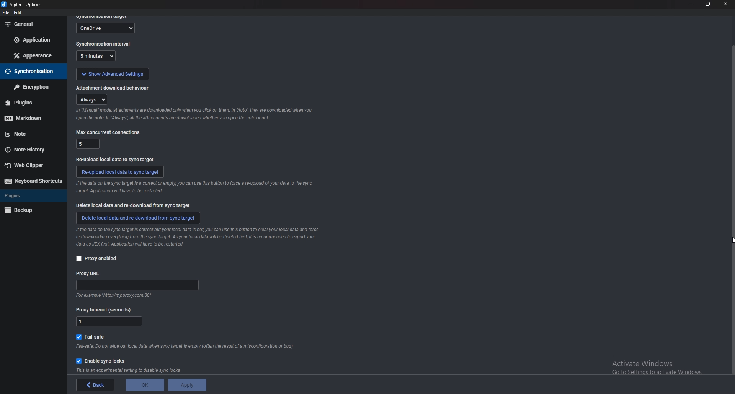  What do you see at coordinates (19, 13) in the screenshot?
I see `edit` at bounding box center [19, 13].